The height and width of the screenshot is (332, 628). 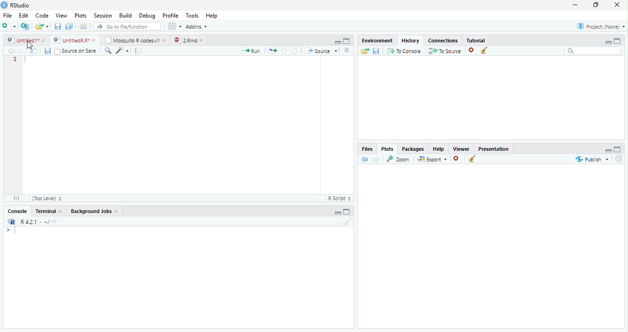 What do you see at coordinates (337, 41) in the screenshot?
I see `` at bounding box center [337, 41].